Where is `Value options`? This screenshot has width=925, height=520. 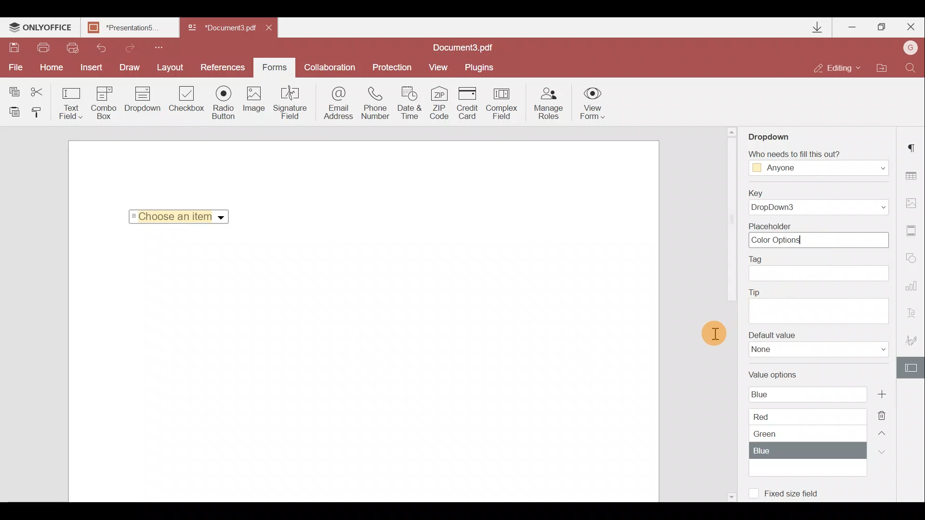
Value options is located at coordinates (806, 421).